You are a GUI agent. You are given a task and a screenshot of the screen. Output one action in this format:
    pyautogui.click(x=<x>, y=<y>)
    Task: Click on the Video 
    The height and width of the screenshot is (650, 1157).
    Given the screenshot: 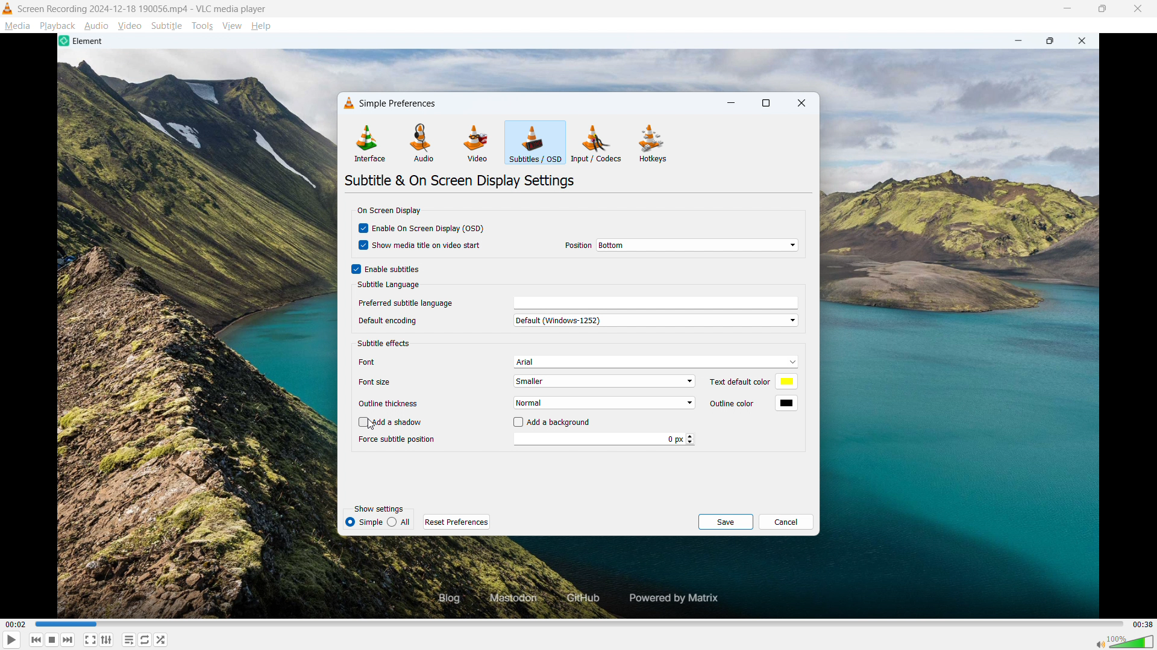 What is the action you would take?
    pyautogui.click(x=130, y=26)
    